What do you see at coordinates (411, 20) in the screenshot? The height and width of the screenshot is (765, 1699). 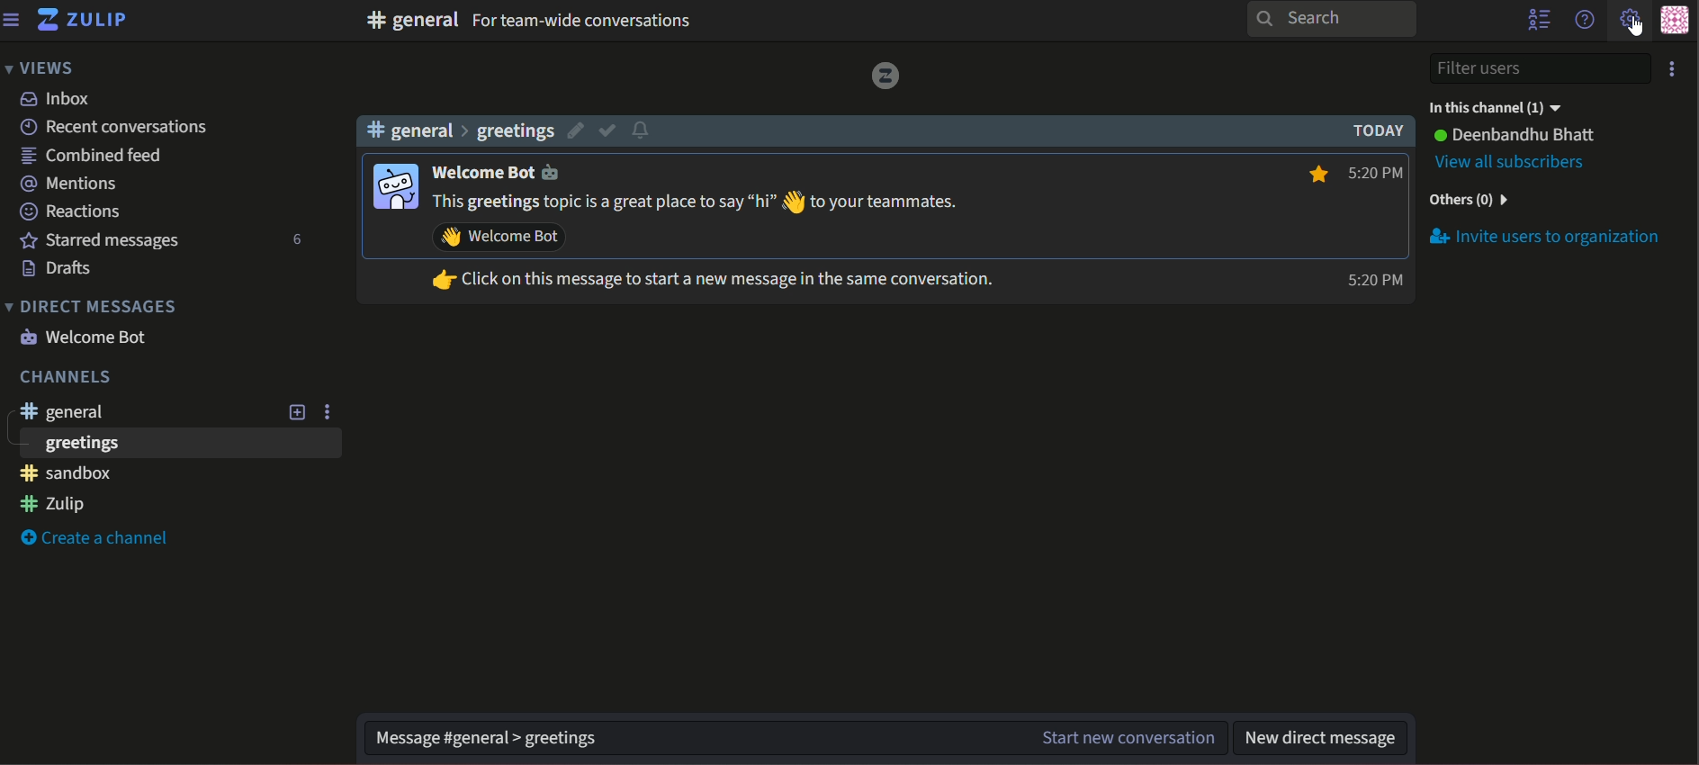 I see `general` at bounding box center [411, 20].